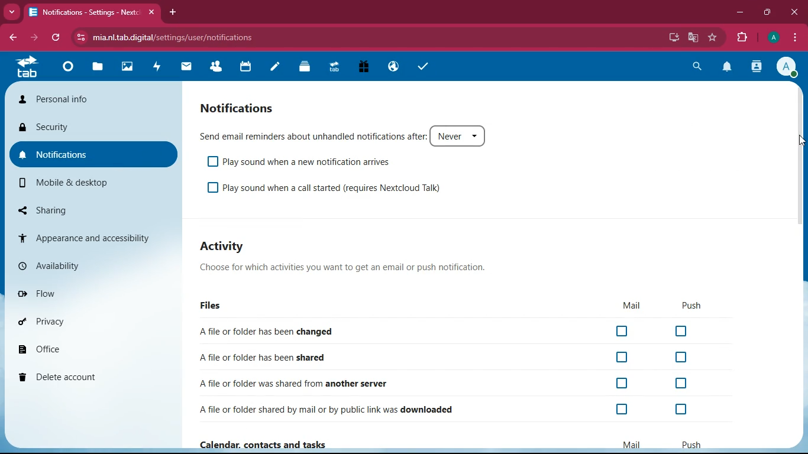  What do you see at coordinates (787, 67) in the screenshot?
I see `profile` at bounding box center [787, 67].